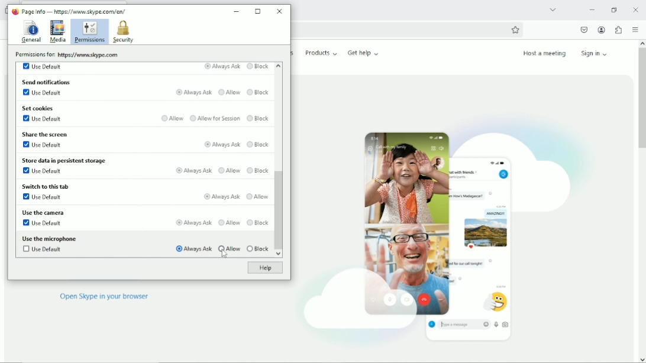 The width and height of the screenshot is (646, 363). Describe the element at coordinates (39, 108) in the screenshot. I see `Set cookies` at that location.